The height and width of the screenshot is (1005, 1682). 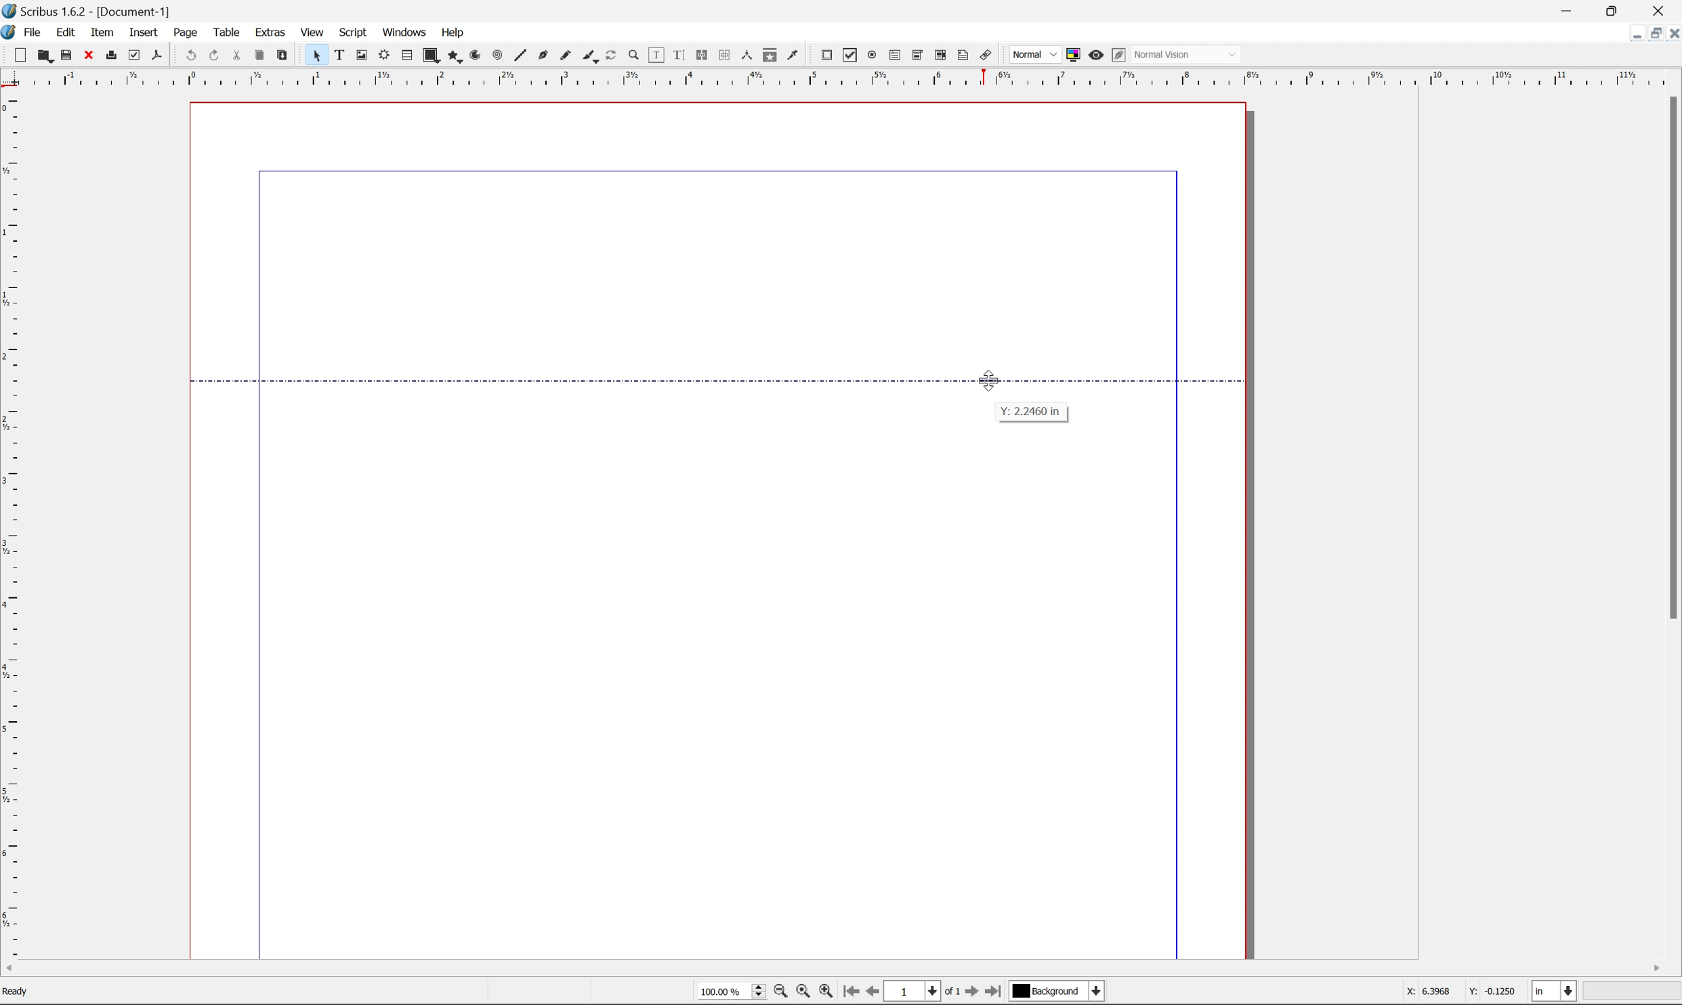 What do you see at coordinates (20, 994) in the screenshot?
I see `Ready` at bounding box center [20, 994].